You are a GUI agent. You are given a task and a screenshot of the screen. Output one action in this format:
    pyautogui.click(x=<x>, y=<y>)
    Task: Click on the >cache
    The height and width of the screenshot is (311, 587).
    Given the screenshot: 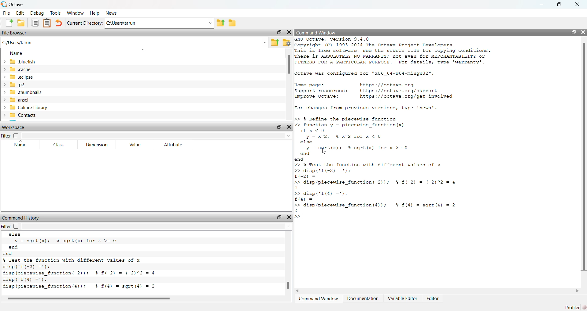 What is the action you would take?
    pyautogui.click(x=17, y=69)
    